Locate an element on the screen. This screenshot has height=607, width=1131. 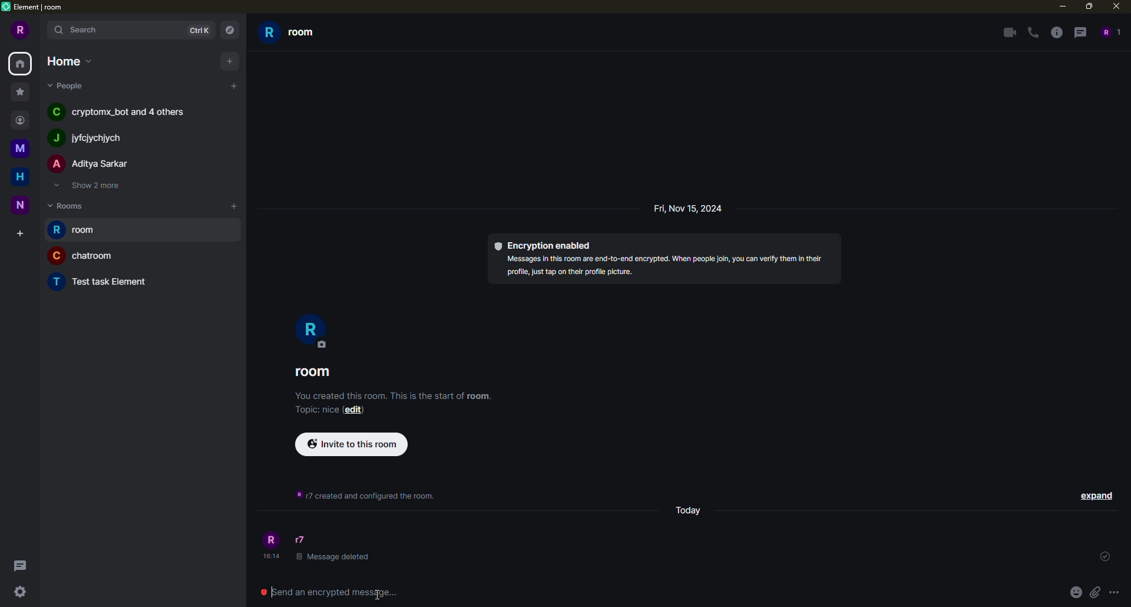
more is located at coordinates (1113, 592).